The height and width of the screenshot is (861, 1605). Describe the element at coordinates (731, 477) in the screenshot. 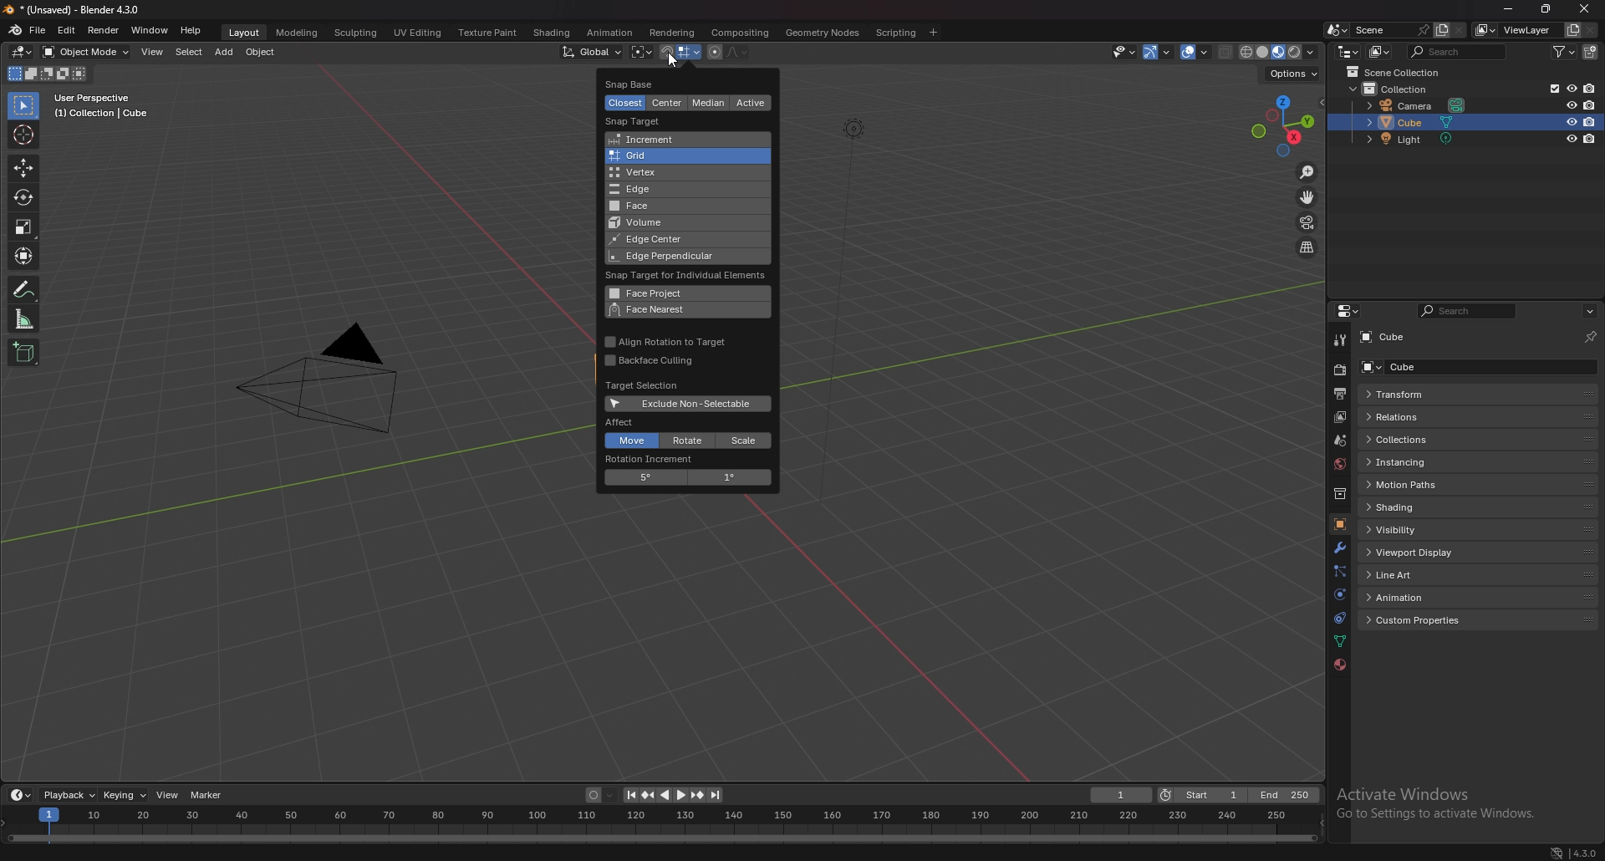

I see `1 degree` at that location.